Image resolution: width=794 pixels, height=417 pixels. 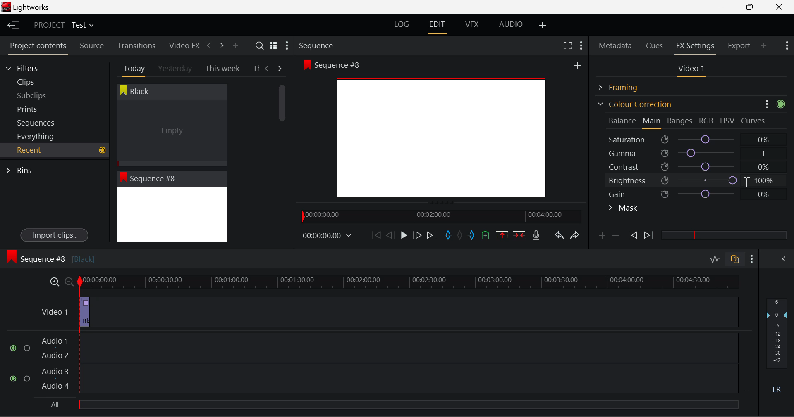 I want to click on Main Tab Open, so click(x=652, y=122).